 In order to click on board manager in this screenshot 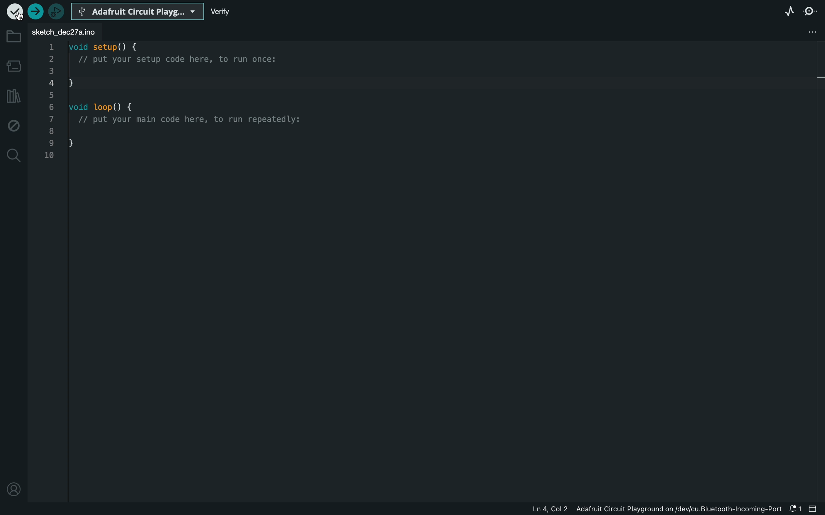, I will do `click(13, 65)`.